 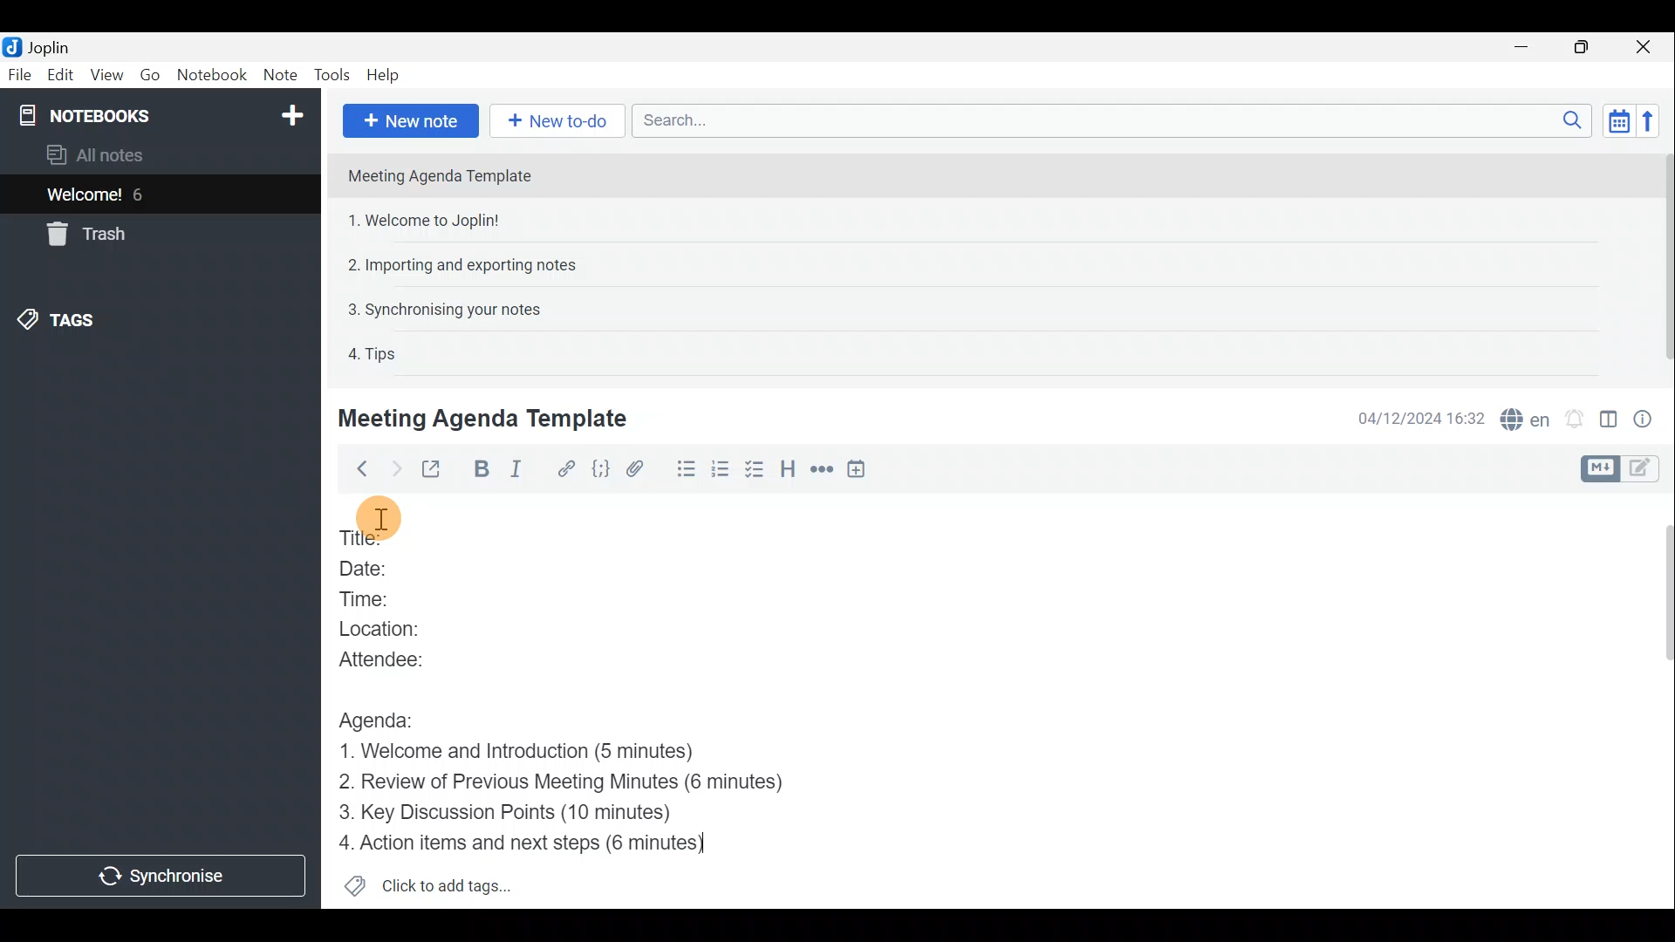 I want to click on 1. Welcome and Introduction (5 minutes), so click(x=547, y=753).